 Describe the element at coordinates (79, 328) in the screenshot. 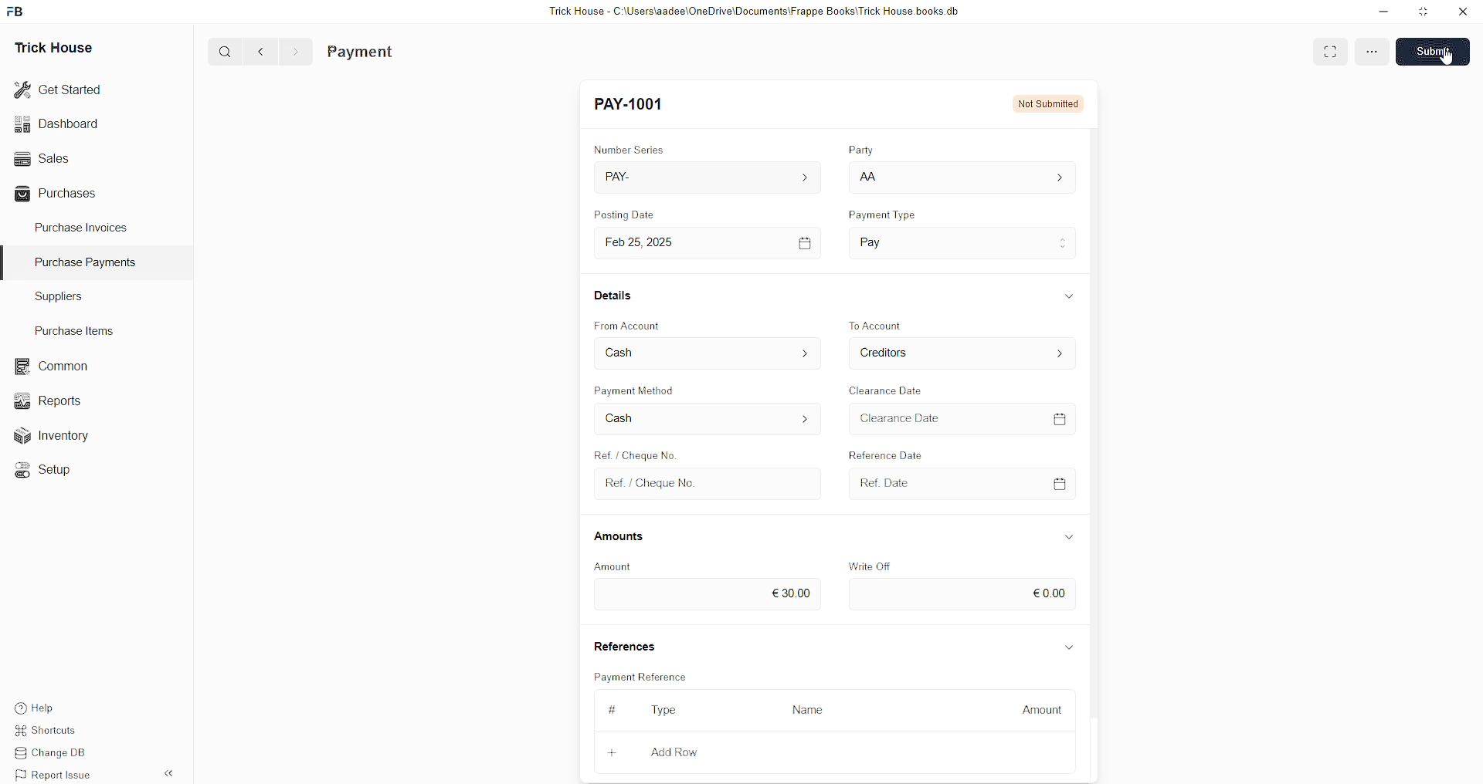

I see `Purchase Items` at that location.